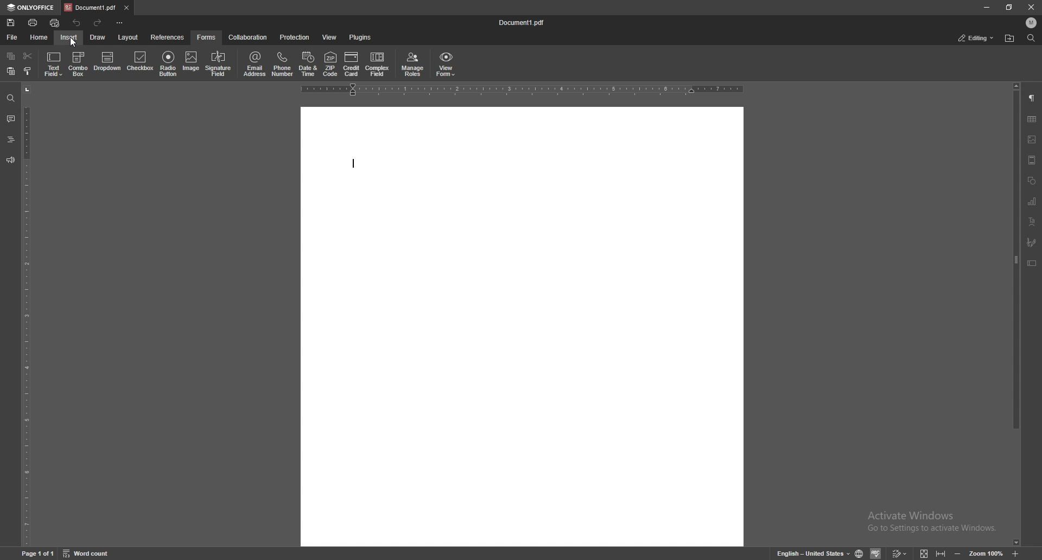 The width and height of the screenshot is (1042, 560). I want to click on copy style, so click(28, 72).